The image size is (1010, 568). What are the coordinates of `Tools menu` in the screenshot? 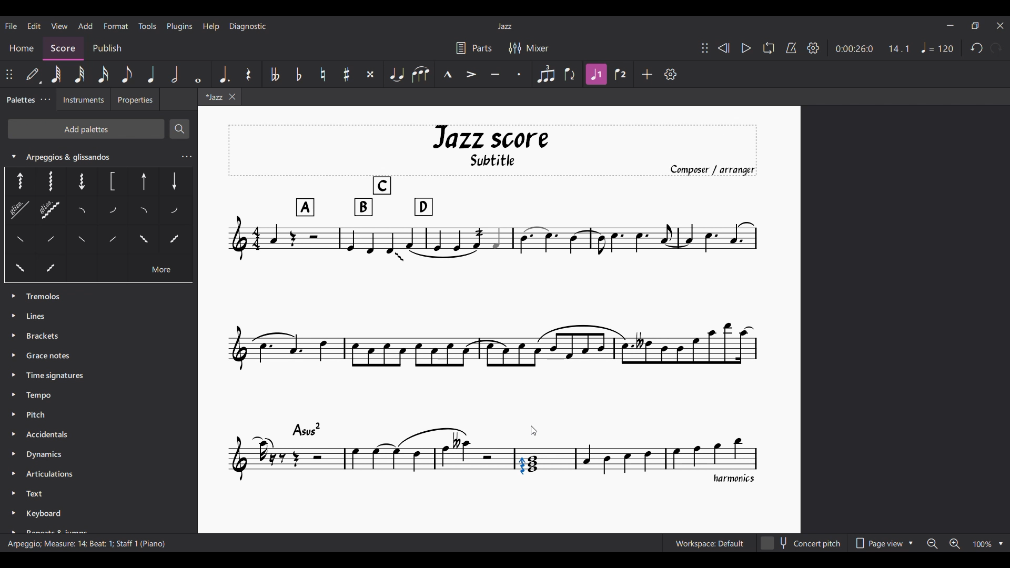 It's located at (147, 26).